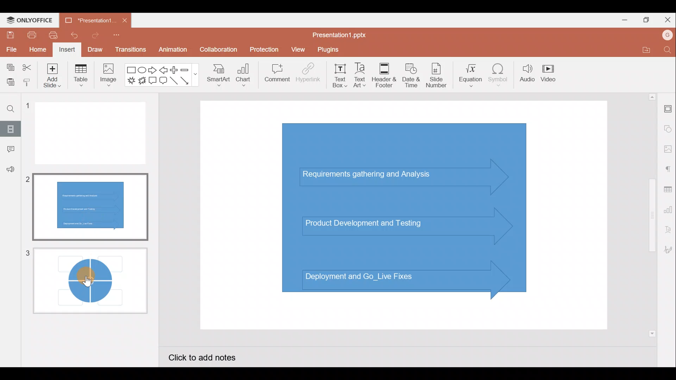  I want to click on Undo, so click(73, 36).